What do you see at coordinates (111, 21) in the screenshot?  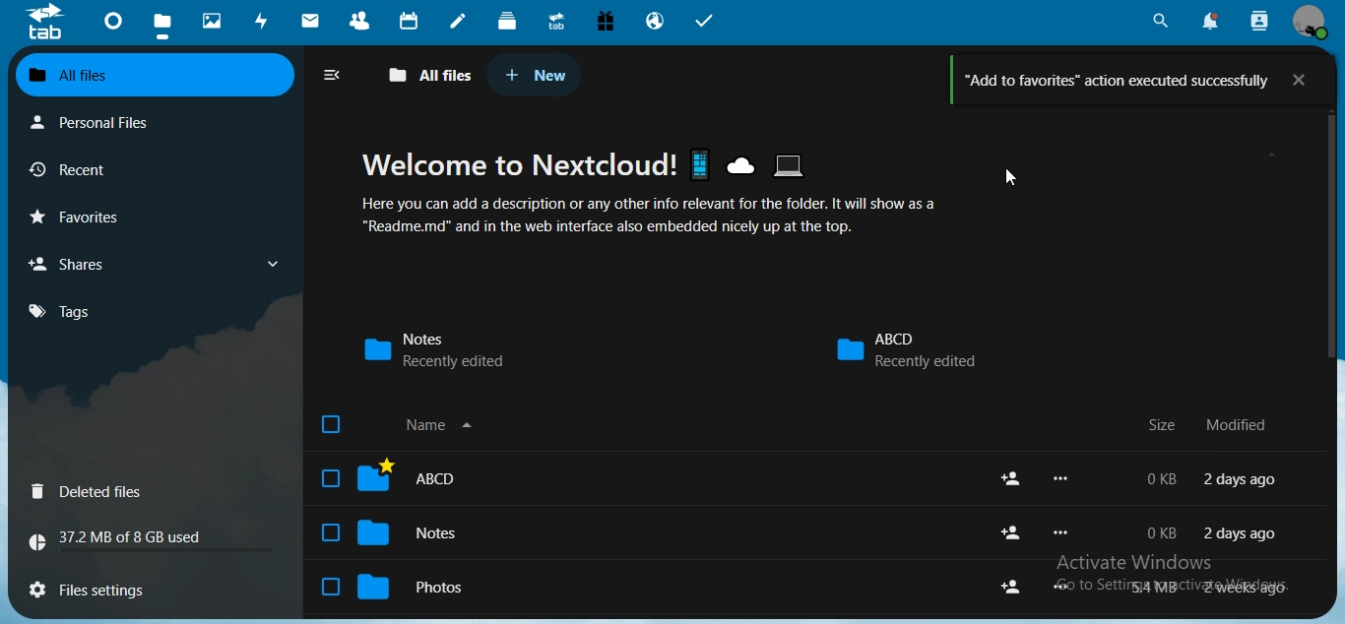 I see `dashboard` at bounding box center [111, 21].